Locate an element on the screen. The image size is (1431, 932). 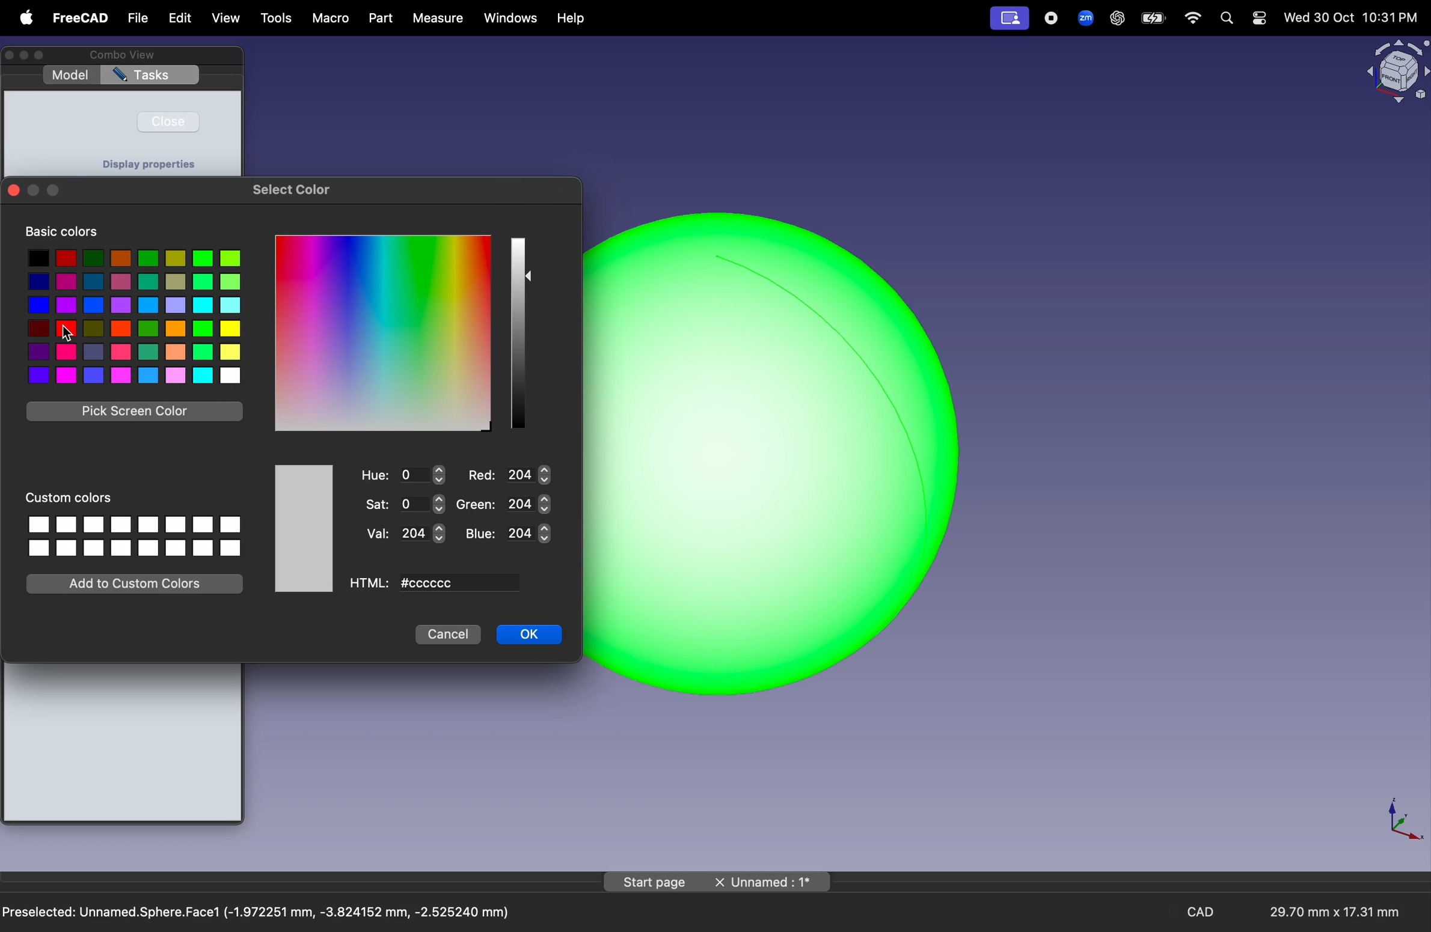
Enter full screen is located at coordinates (43, 56).